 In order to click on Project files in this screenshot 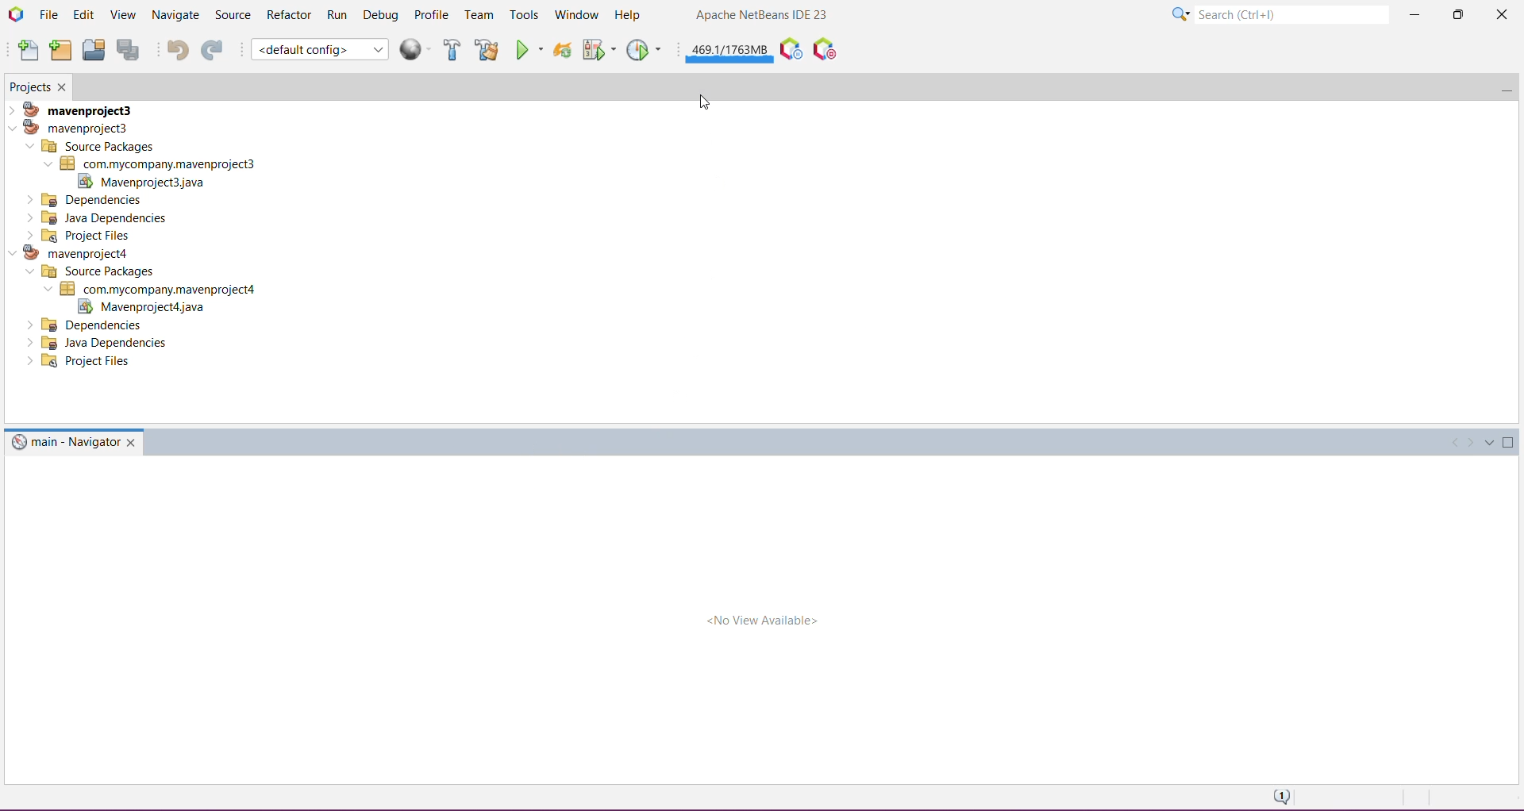, I will do `click(79, 235)`.